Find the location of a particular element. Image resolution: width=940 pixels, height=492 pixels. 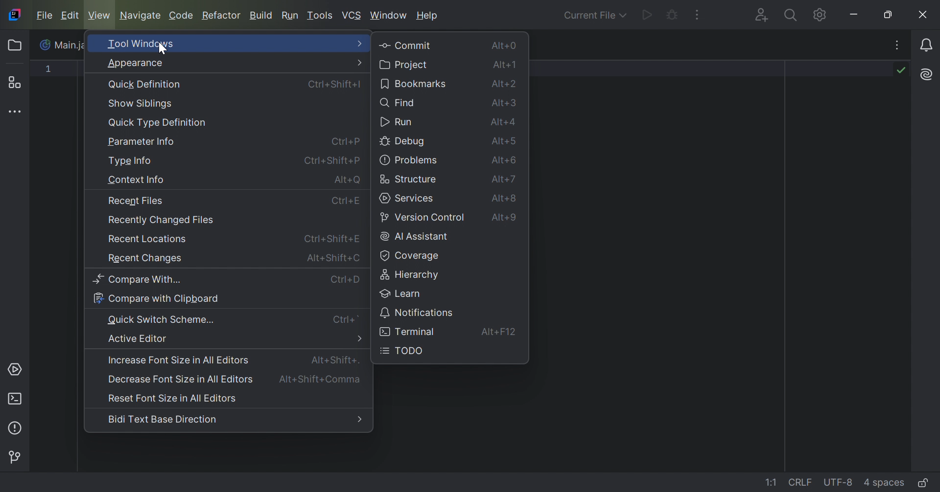

Close is located at coordinates (924, 15).